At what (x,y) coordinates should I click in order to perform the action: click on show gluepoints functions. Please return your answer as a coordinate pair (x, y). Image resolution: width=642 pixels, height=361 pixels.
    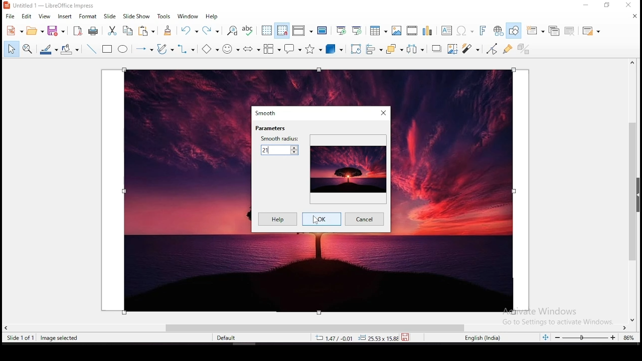
    Looking at the image, I should click on (507, 49).